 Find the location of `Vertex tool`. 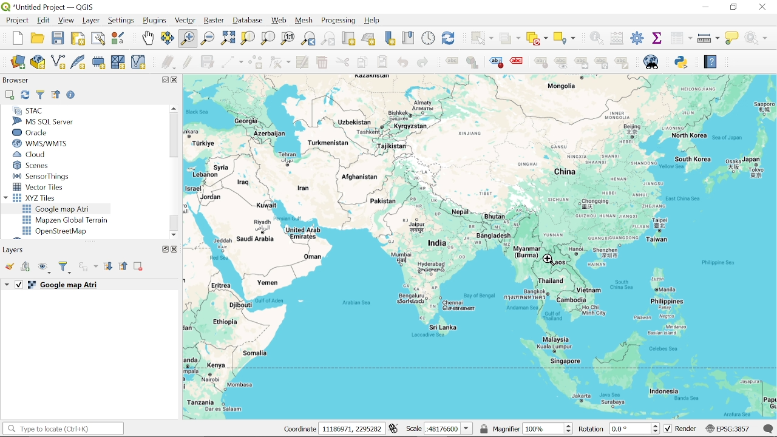

Vertex tool is located at coordinates (280, 63).